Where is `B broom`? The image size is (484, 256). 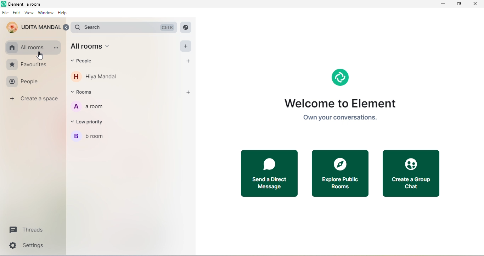
B broom is located at coordinates (93, 138).